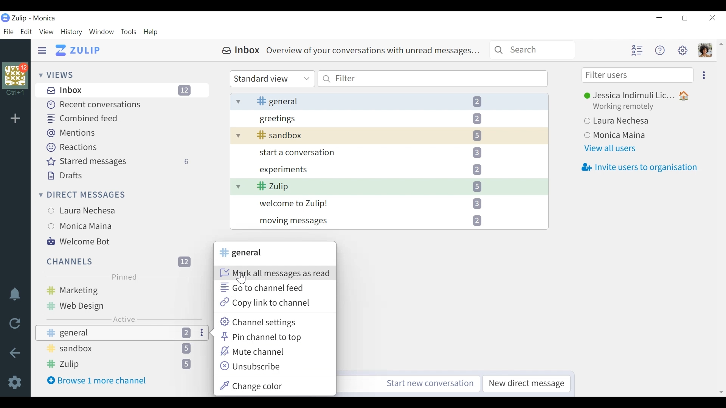 The width and height of the screenshot is (726, 408). Describe the element at coordinates (5, 19) in the screenshot. I see `Logo` at that location.